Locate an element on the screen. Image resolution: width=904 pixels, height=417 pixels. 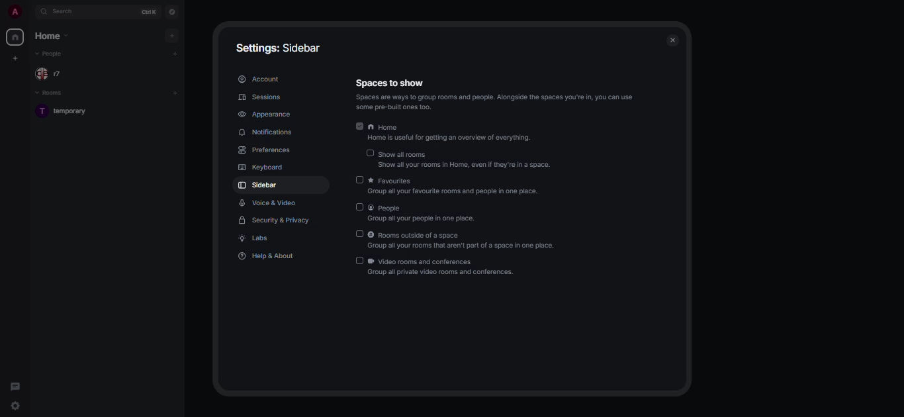
search is located at coordinates (66, 12).